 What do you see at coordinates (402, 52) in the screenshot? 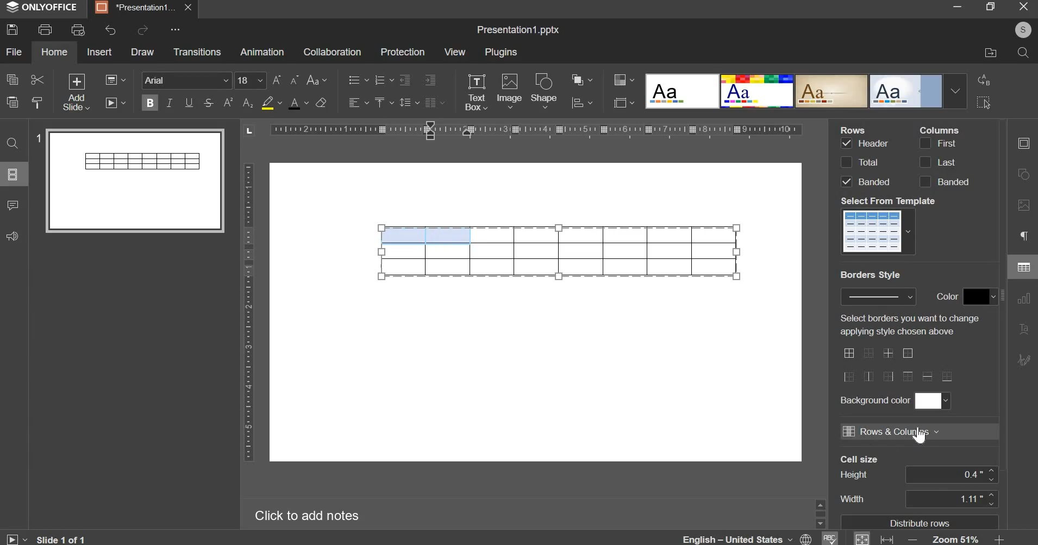
I see `protection` at bounding box center [402, 52].